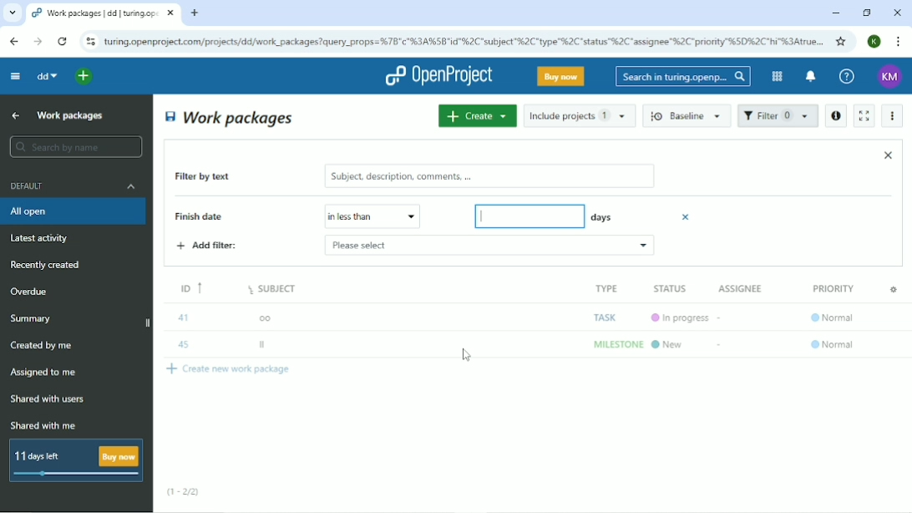  What do you see at coordinates (835, 116) in the screenshot?
I see `Open details view` at bounding box center [835, 116].